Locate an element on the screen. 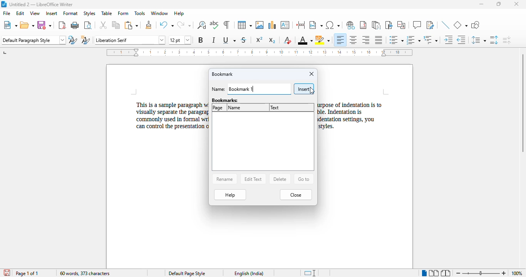 The image size is (526, 277). page is located at coordinates (218, 108).